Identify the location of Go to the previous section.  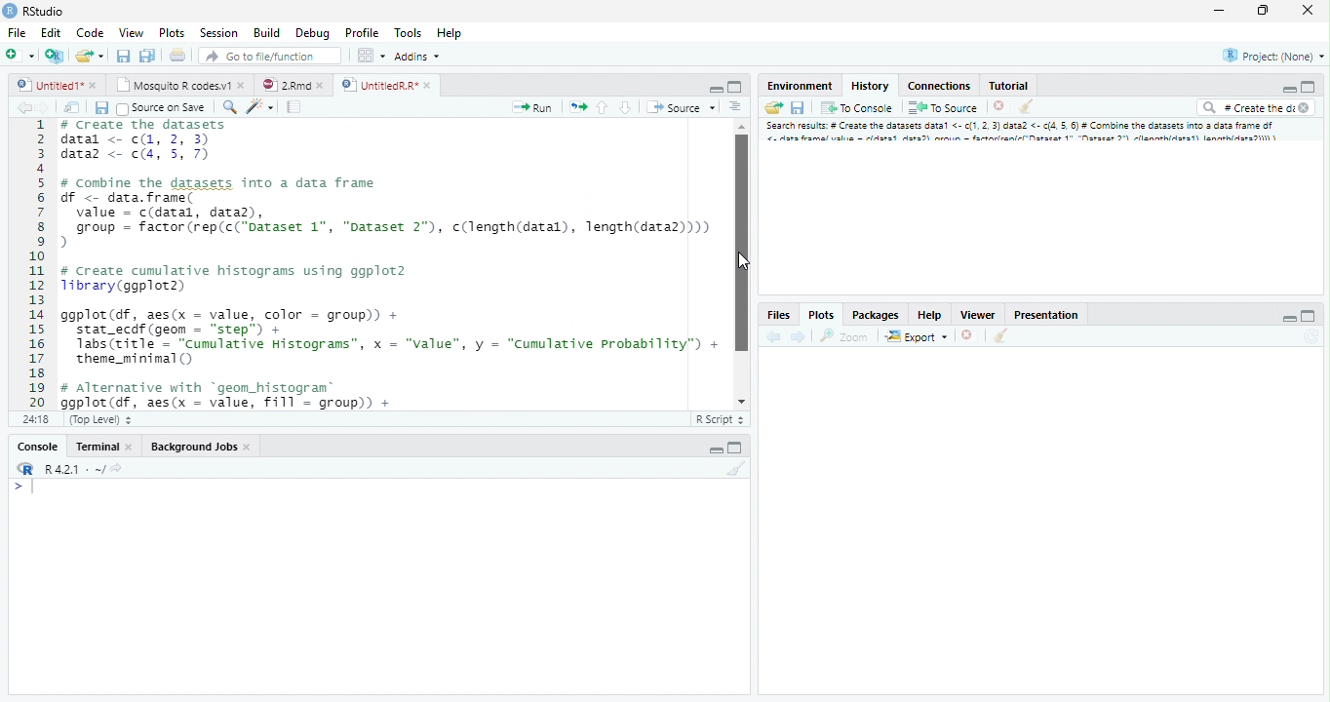
(604, 110).